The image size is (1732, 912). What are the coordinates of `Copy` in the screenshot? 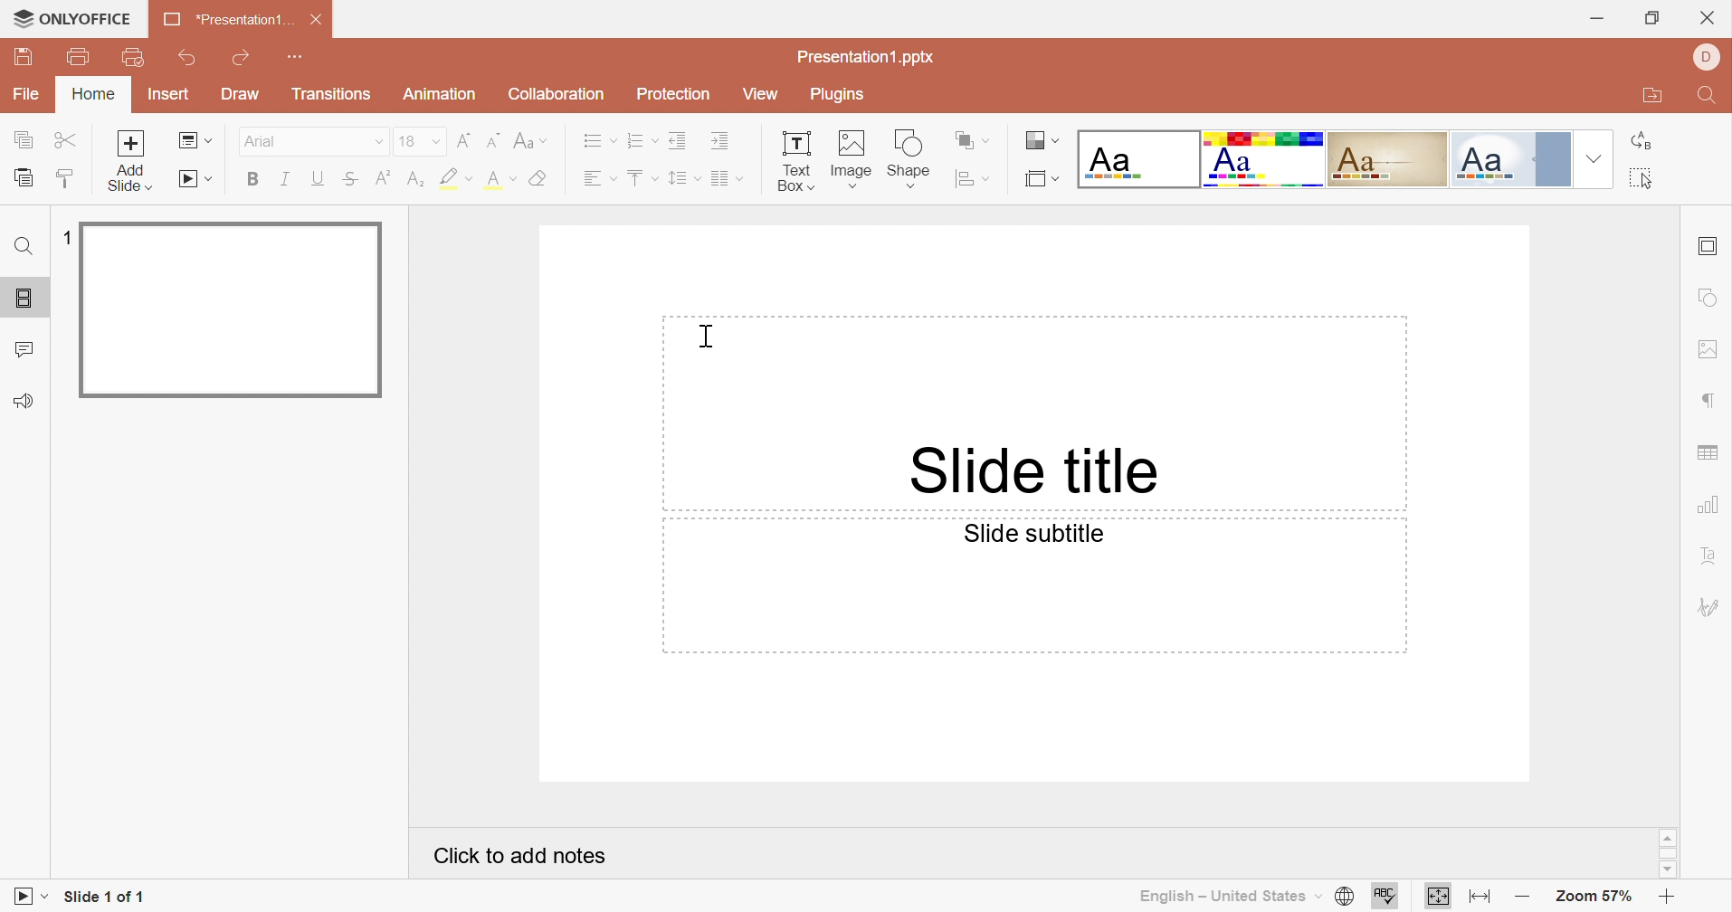 It's located at (24, 141).